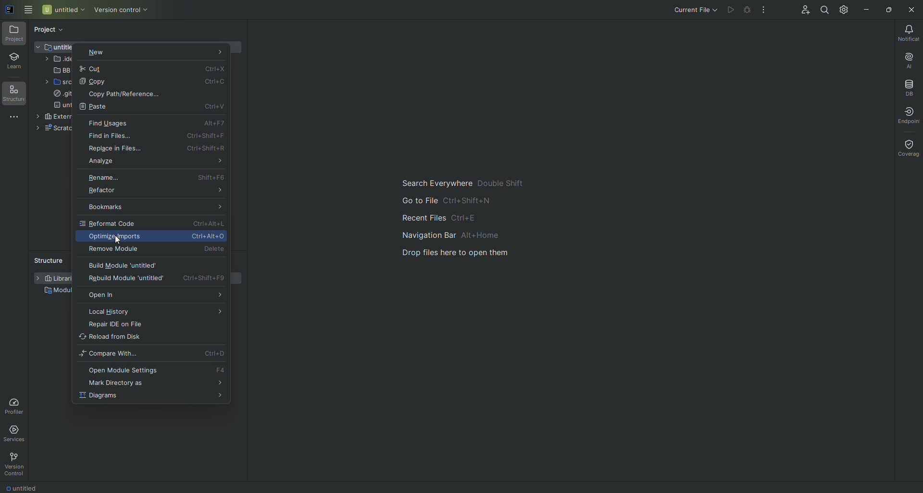 This screenshot has width=923, height=493. Describe the element at coordinates (909, 147) in the screenshot. I see `Coverage` at that location.